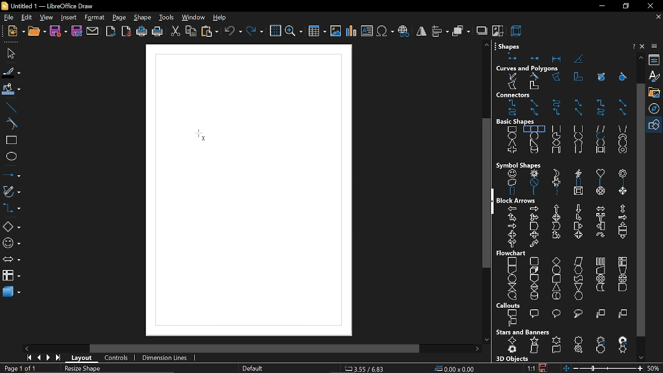 This screenshot has height=373, width=663. Describe the element at coordinates (11, 141) in the screenshot. I see `rectangle` at that location.